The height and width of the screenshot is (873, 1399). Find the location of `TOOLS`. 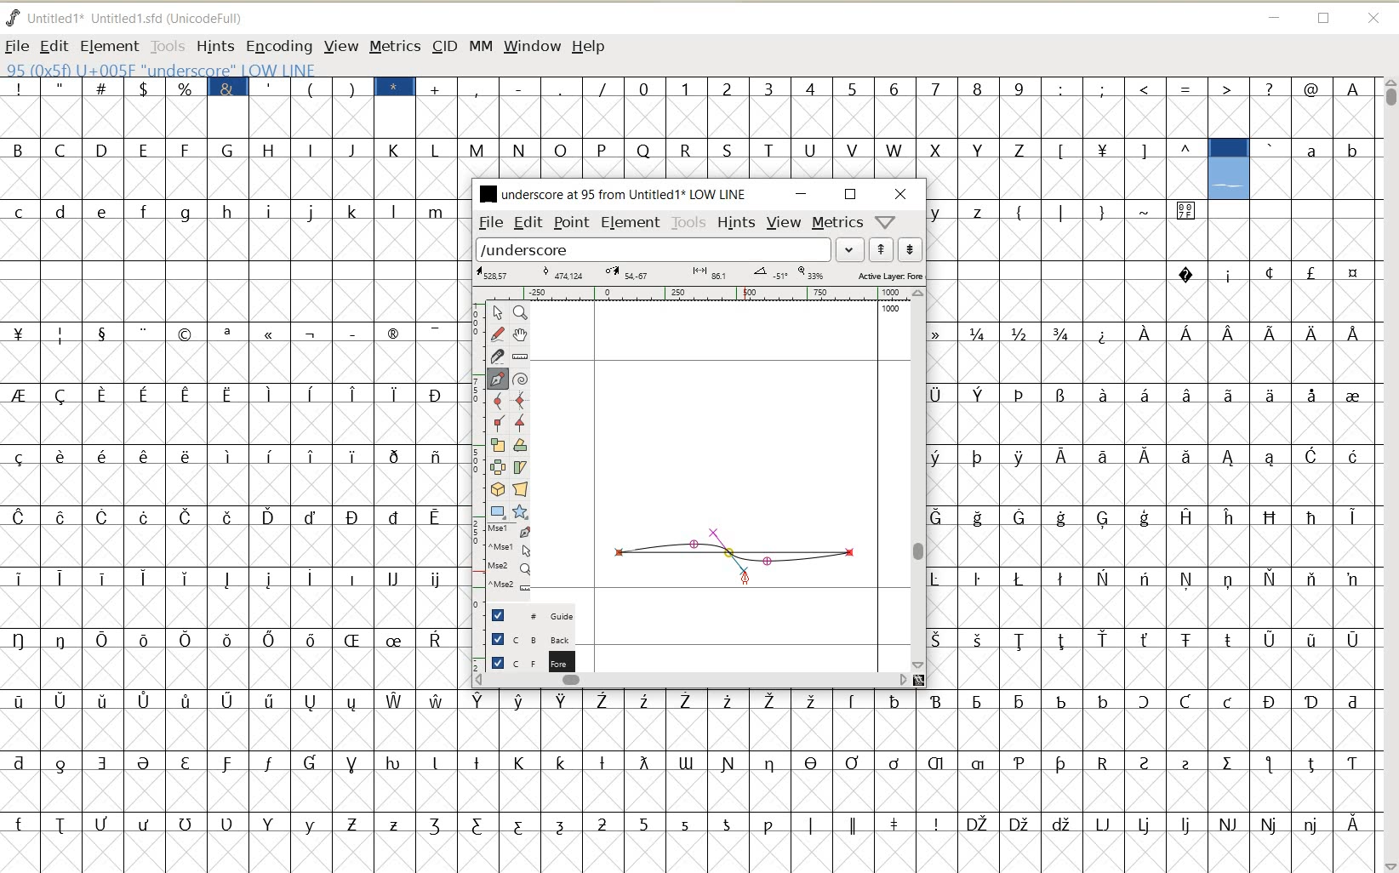

TOOLS is located at coordinates (689, 223).